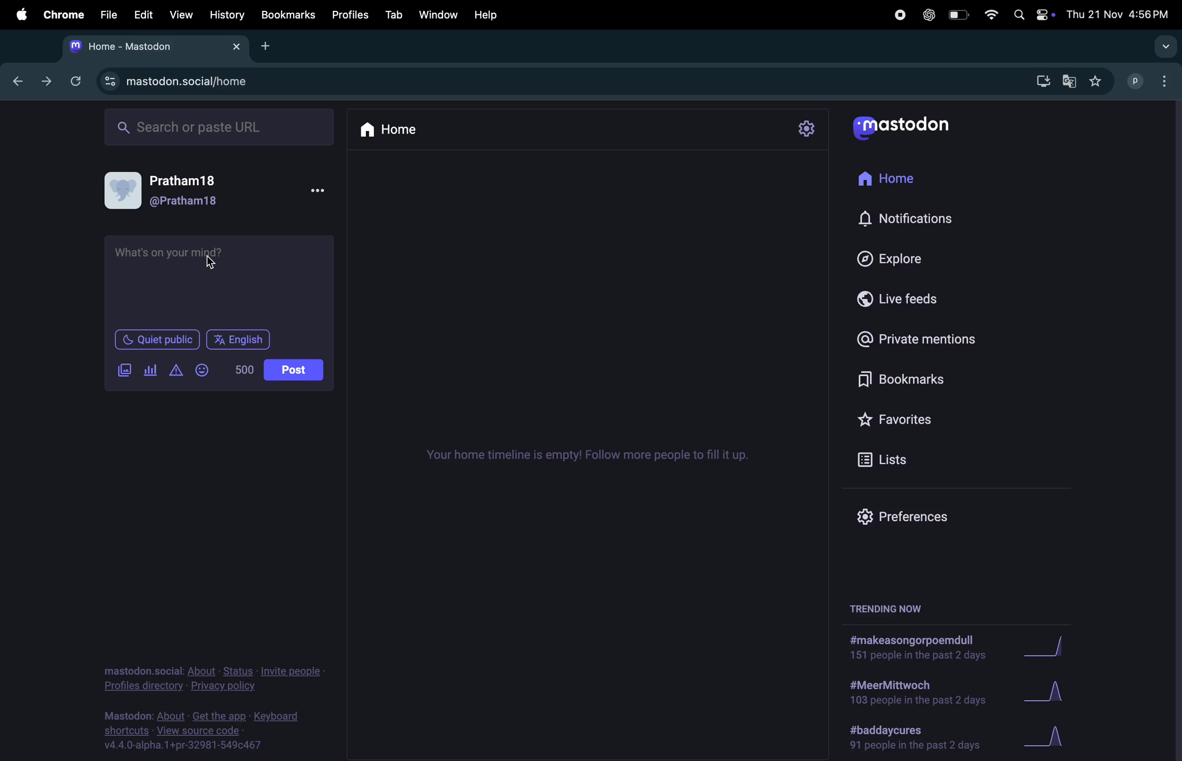 The height and width of the screenshot is (761, 1182). I want to click on notifications, so click(914, 218).